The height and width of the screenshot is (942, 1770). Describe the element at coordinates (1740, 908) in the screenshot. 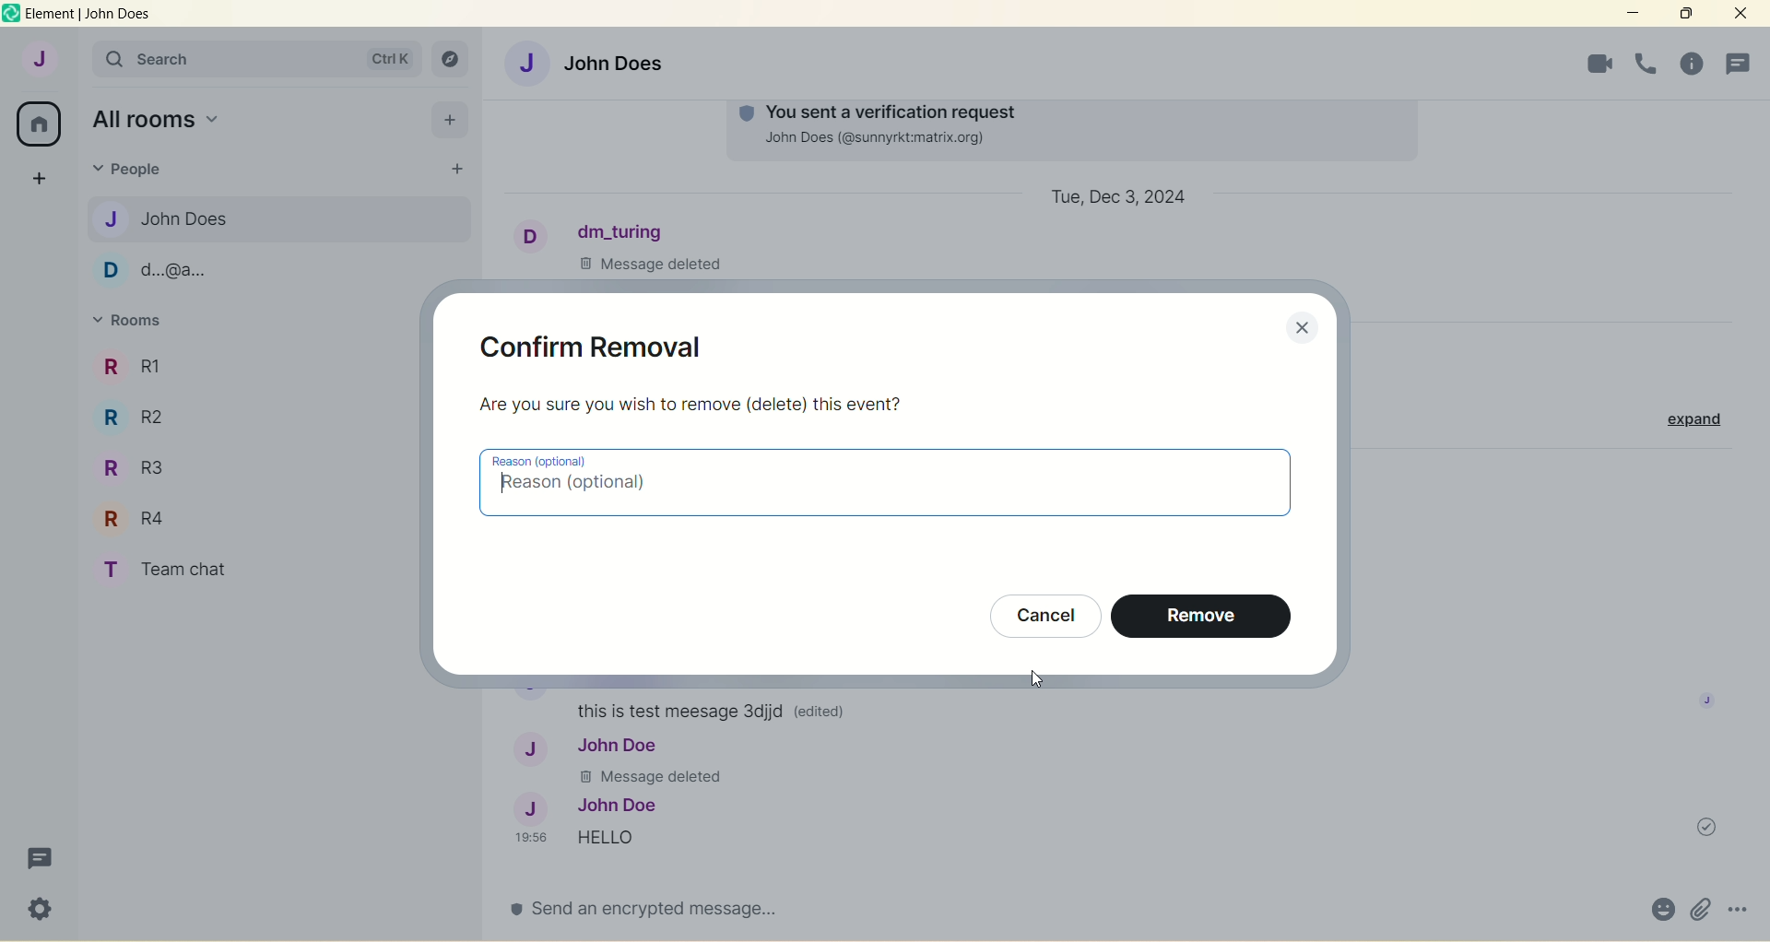

I see `options` at that location.